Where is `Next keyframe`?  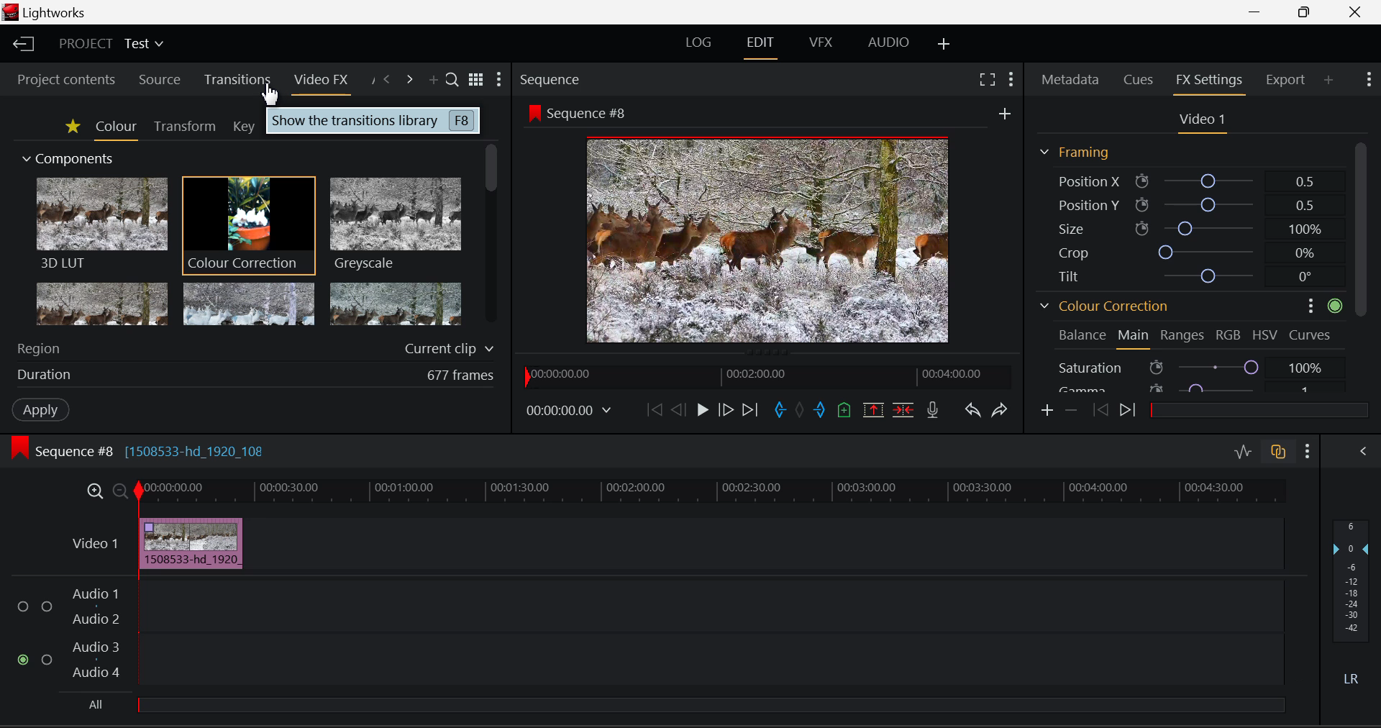 Next keyframe is located at coordinates (1128, 411).